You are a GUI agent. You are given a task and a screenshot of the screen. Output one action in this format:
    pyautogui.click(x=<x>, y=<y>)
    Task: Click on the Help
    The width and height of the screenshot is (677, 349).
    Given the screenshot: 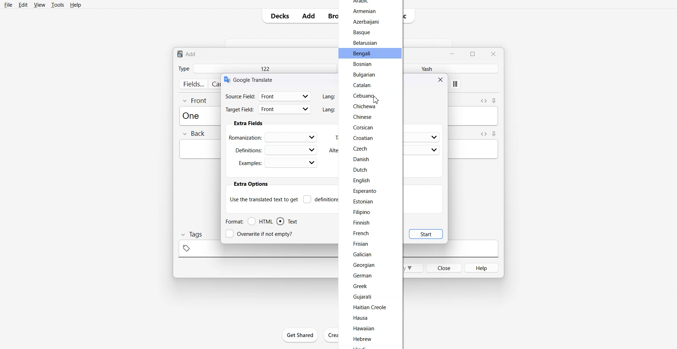 What is the action you would take?
    pyautogui.click(x=482, y=268)
    